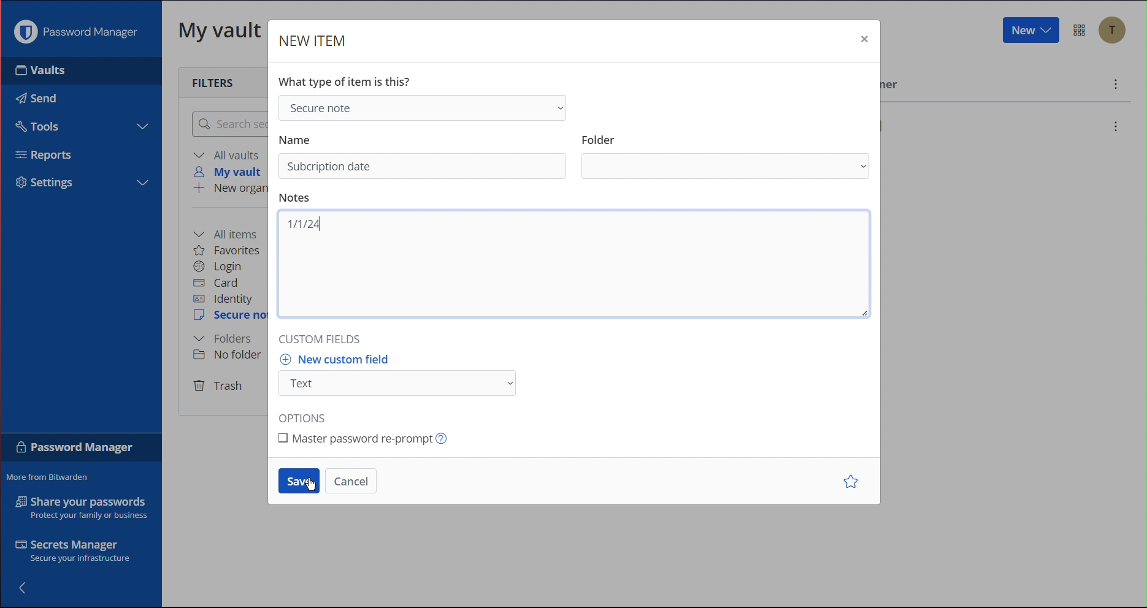 The width and height of the screenshot is (1147, 608). I want to click on All items, so click(229, 233).